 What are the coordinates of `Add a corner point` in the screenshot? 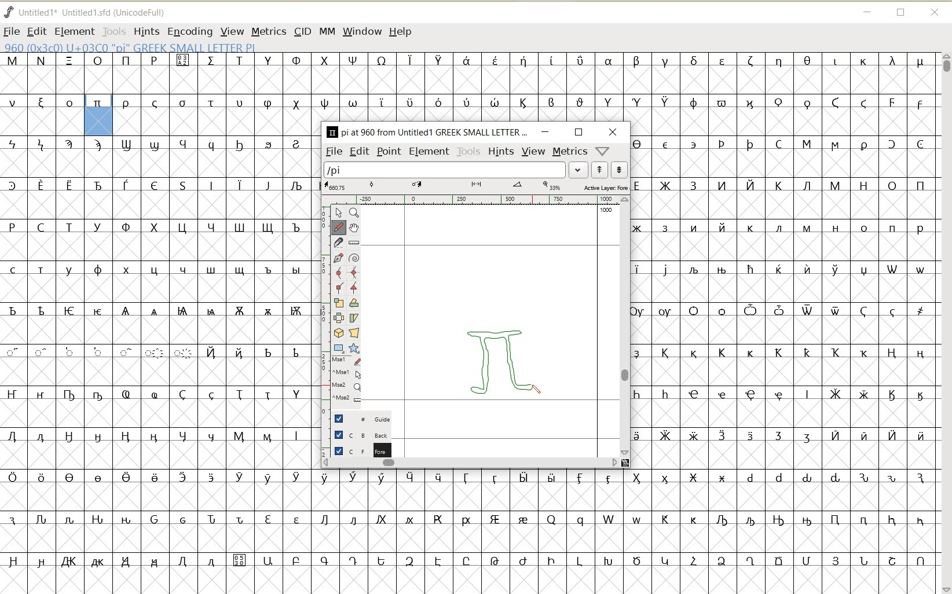 It's located at (338, 288).